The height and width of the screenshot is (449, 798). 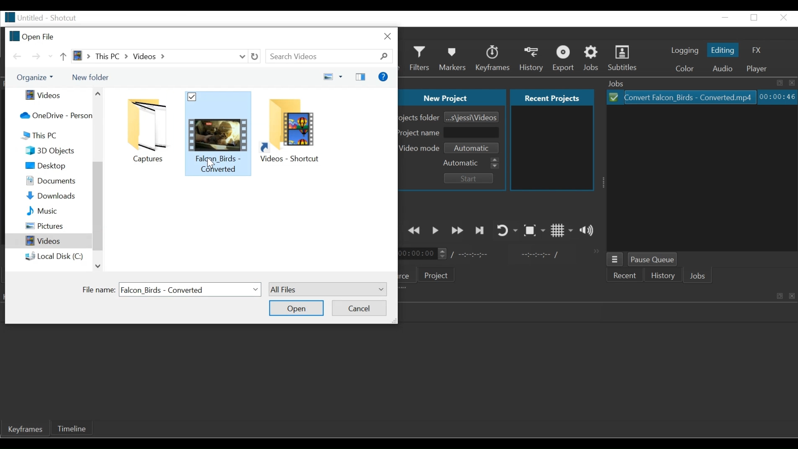 What do you see at coordinates (332, 77) in the screenshot?
I see `Change your view` at bounding box center [332, 77].